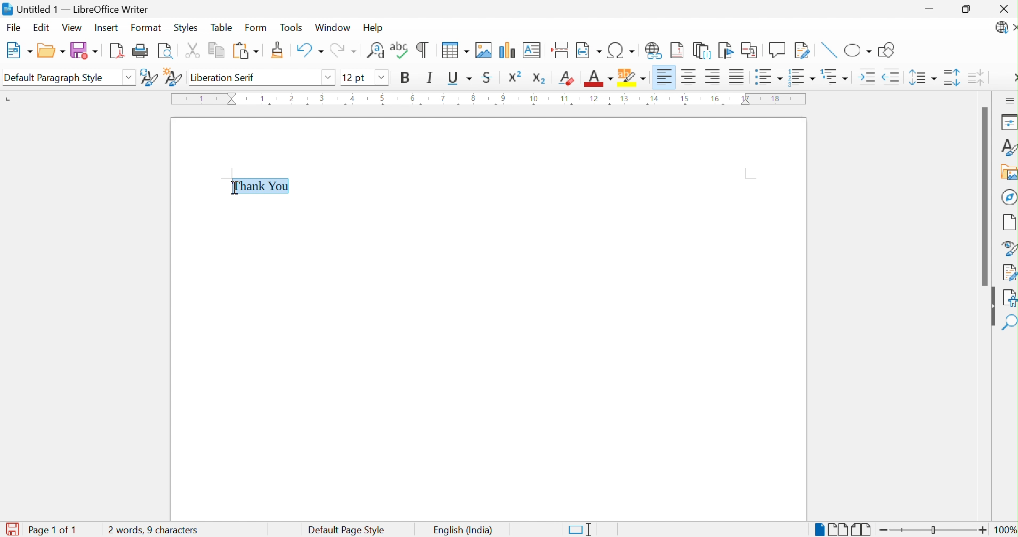 This screenshot has width=1018, height=537. What do you see at coordinates (530, 51) in the screenshot?
I see `Insert Text Box` at bounding box center [530, 51].